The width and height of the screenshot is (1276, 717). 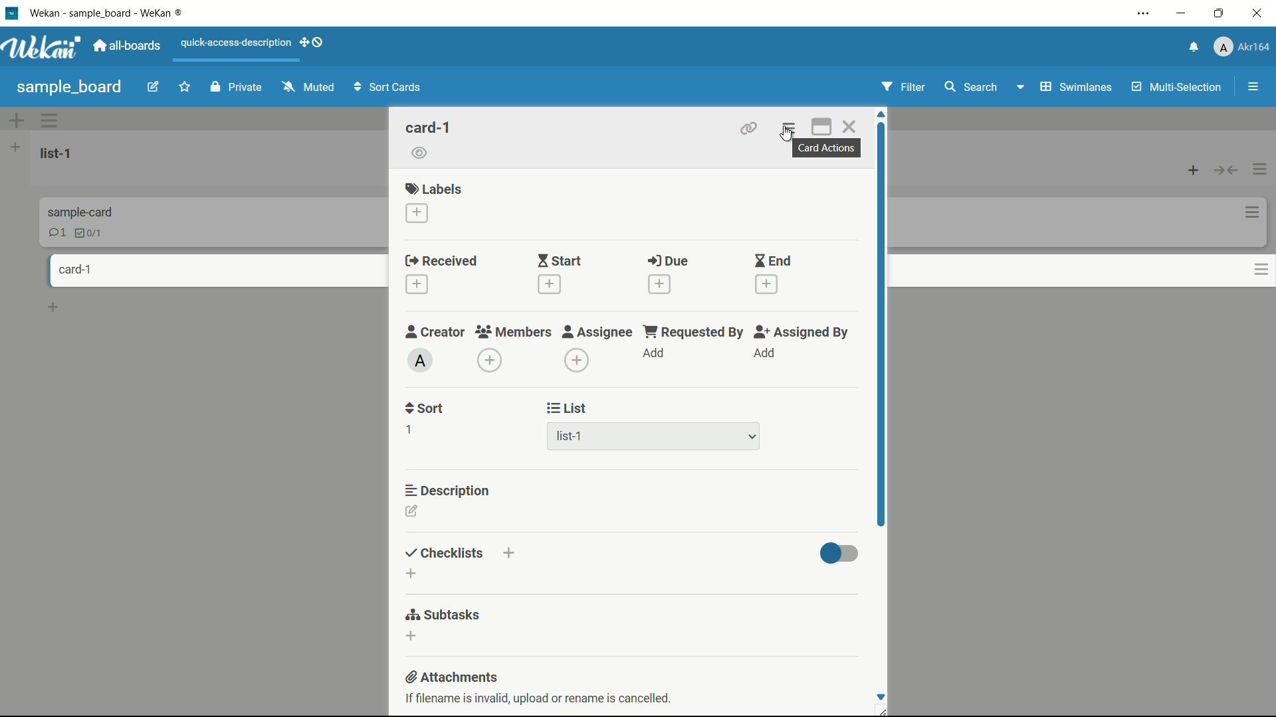 What do you see at coordinates (417, 213) in the screenshot?
I see `add labels` at bounding box center [417, 213].